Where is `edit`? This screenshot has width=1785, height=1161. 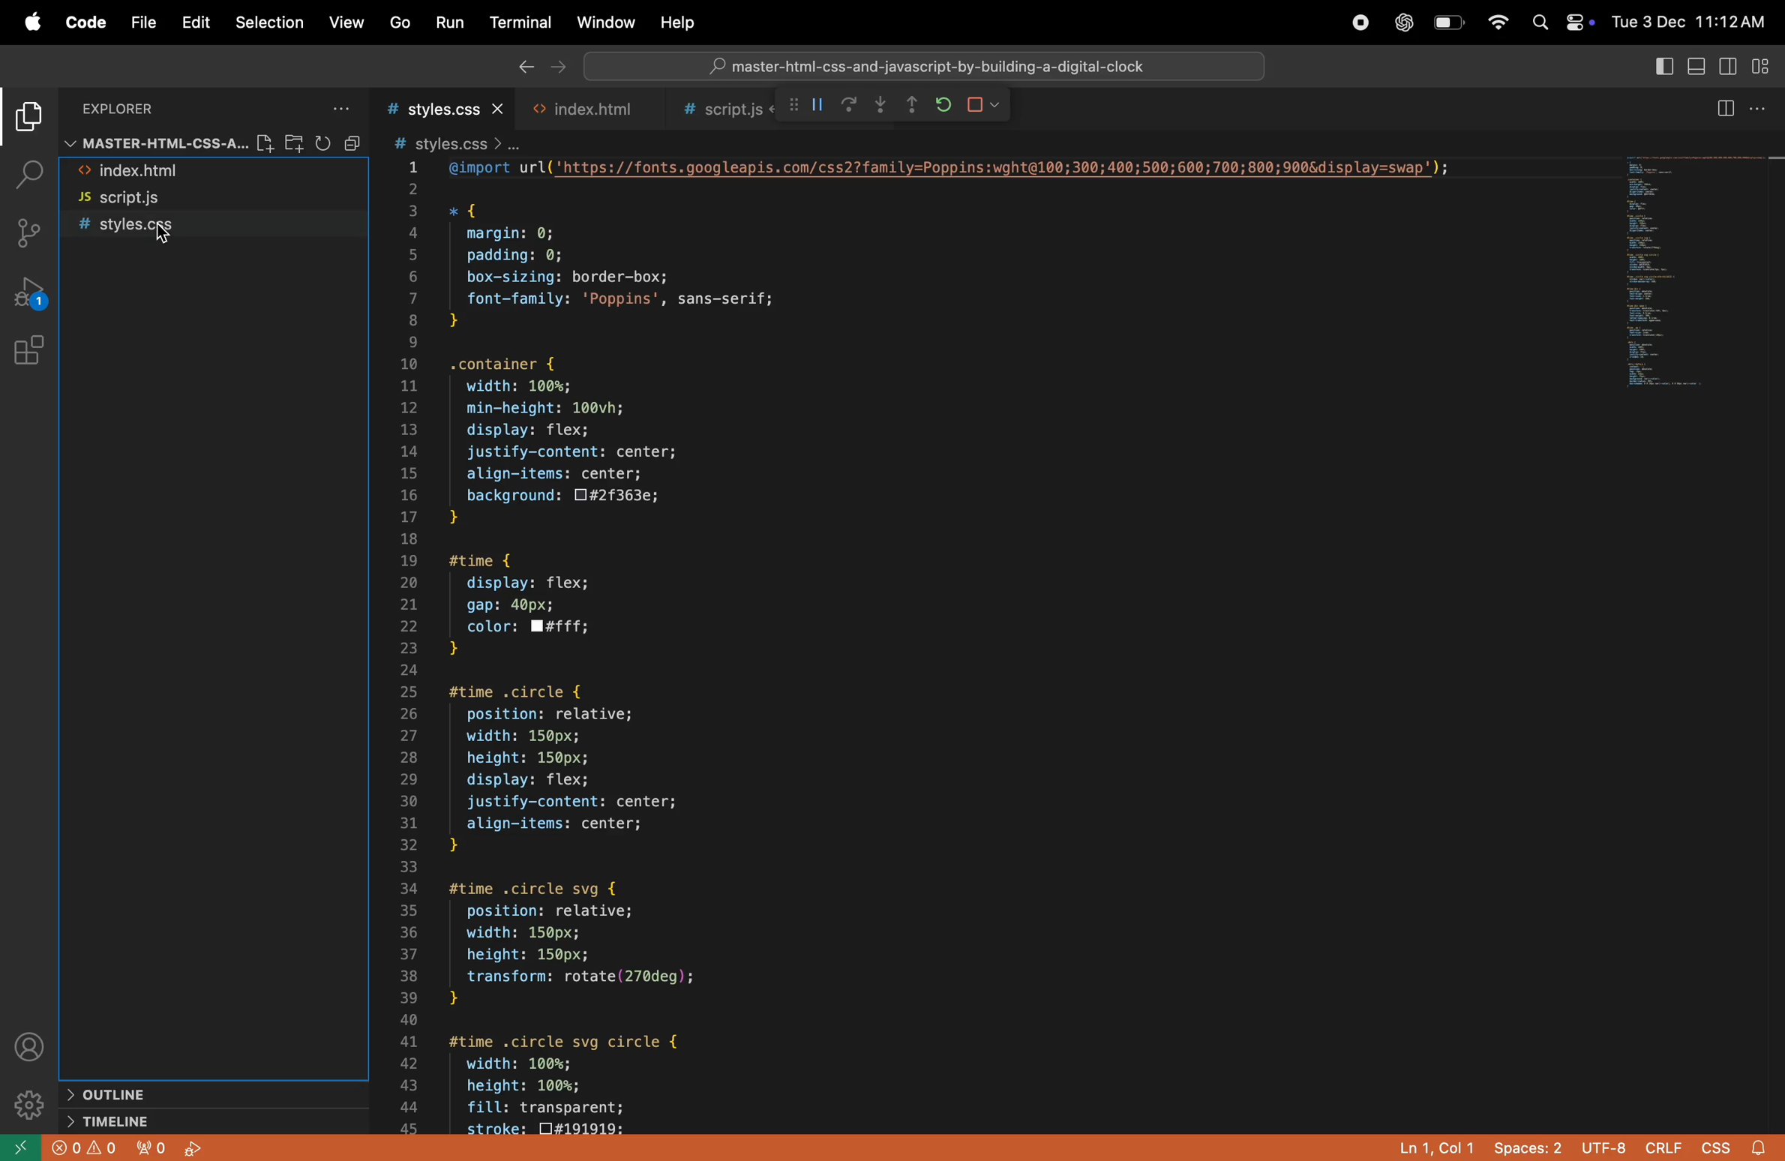 edit is located at coordinates (196, 22).